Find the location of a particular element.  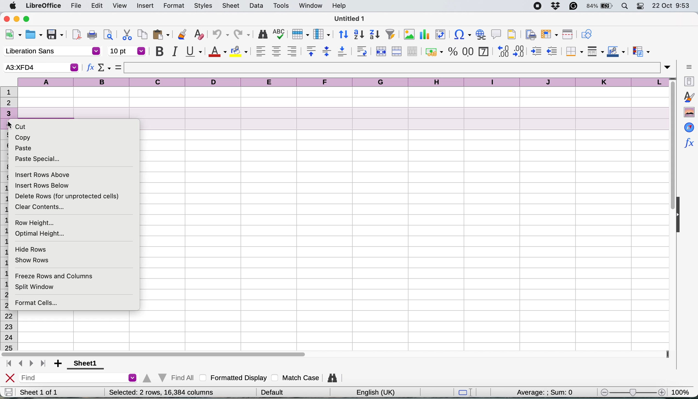

columns is located at coordinates (344, 81).